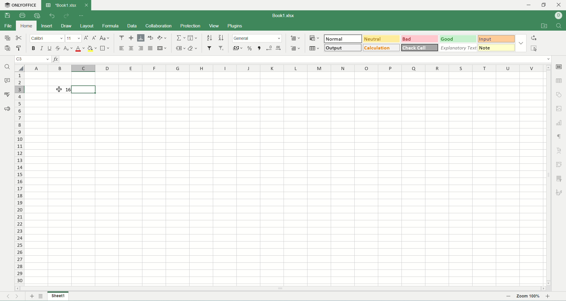 This screenshot has width=566, height=301. What do you see at coordinates (558, 150) in the screenshot?
I see `text art ` at bounding box center [558, 150].